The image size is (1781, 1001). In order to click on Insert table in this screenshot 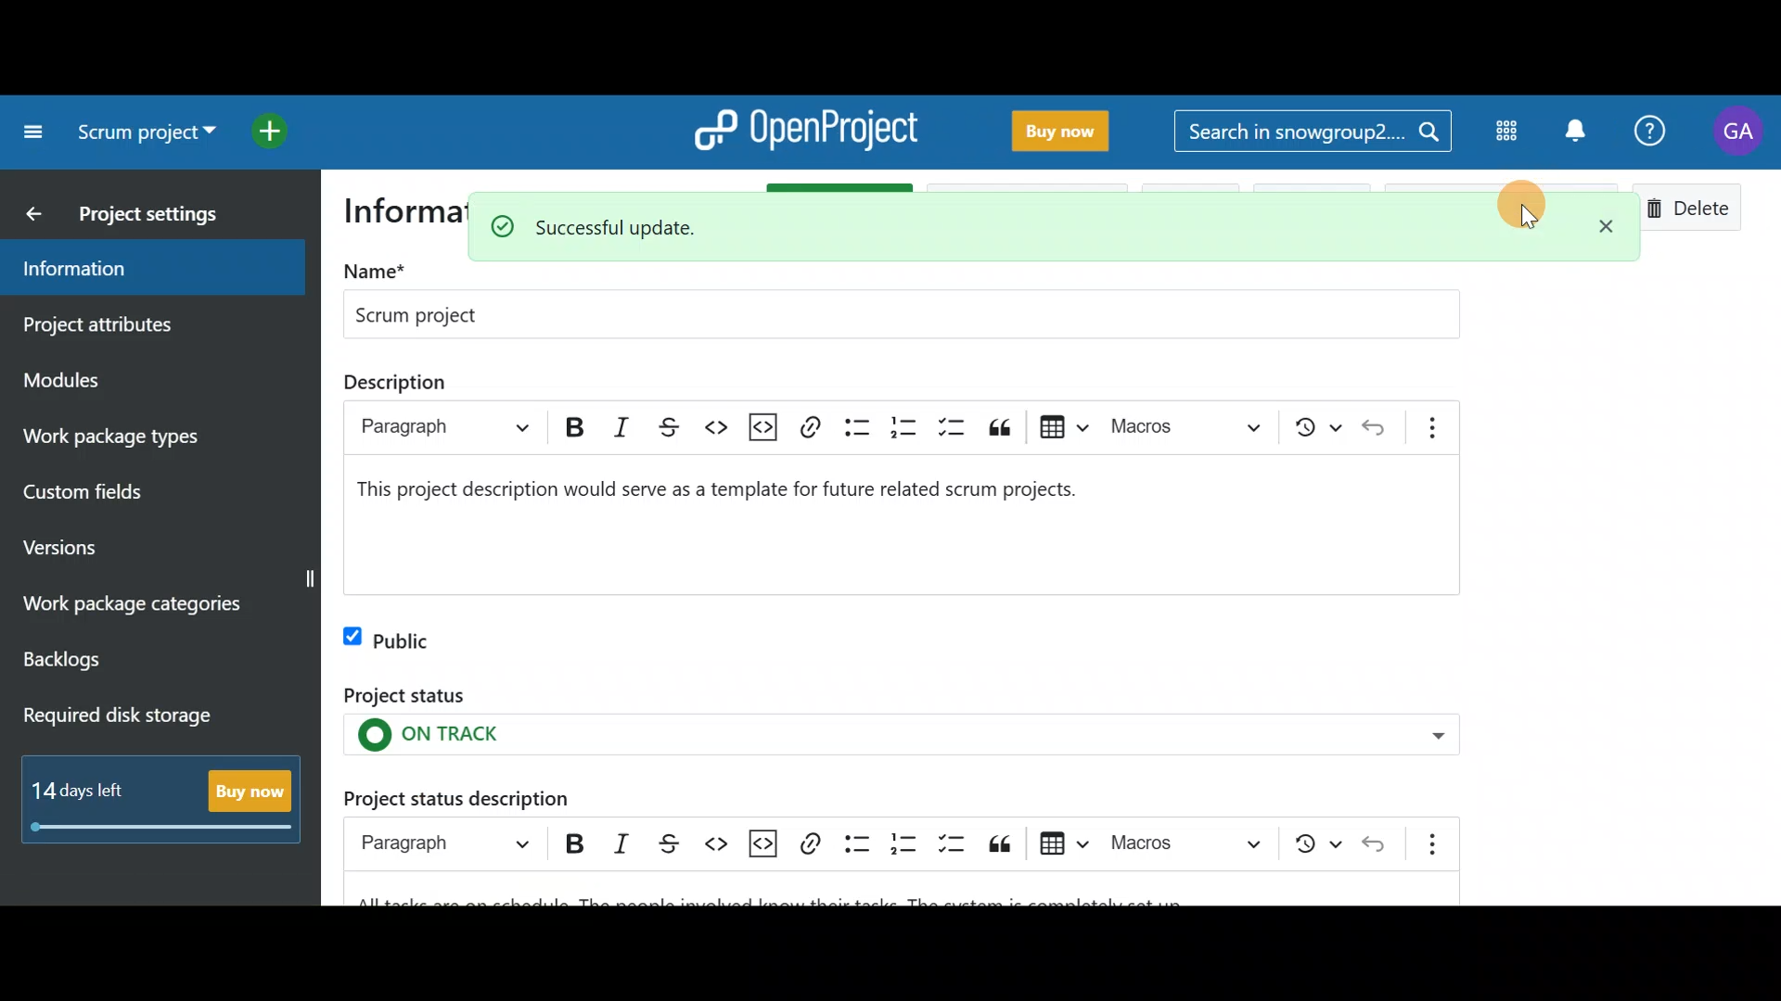, I will do `click(1062, 845)`.